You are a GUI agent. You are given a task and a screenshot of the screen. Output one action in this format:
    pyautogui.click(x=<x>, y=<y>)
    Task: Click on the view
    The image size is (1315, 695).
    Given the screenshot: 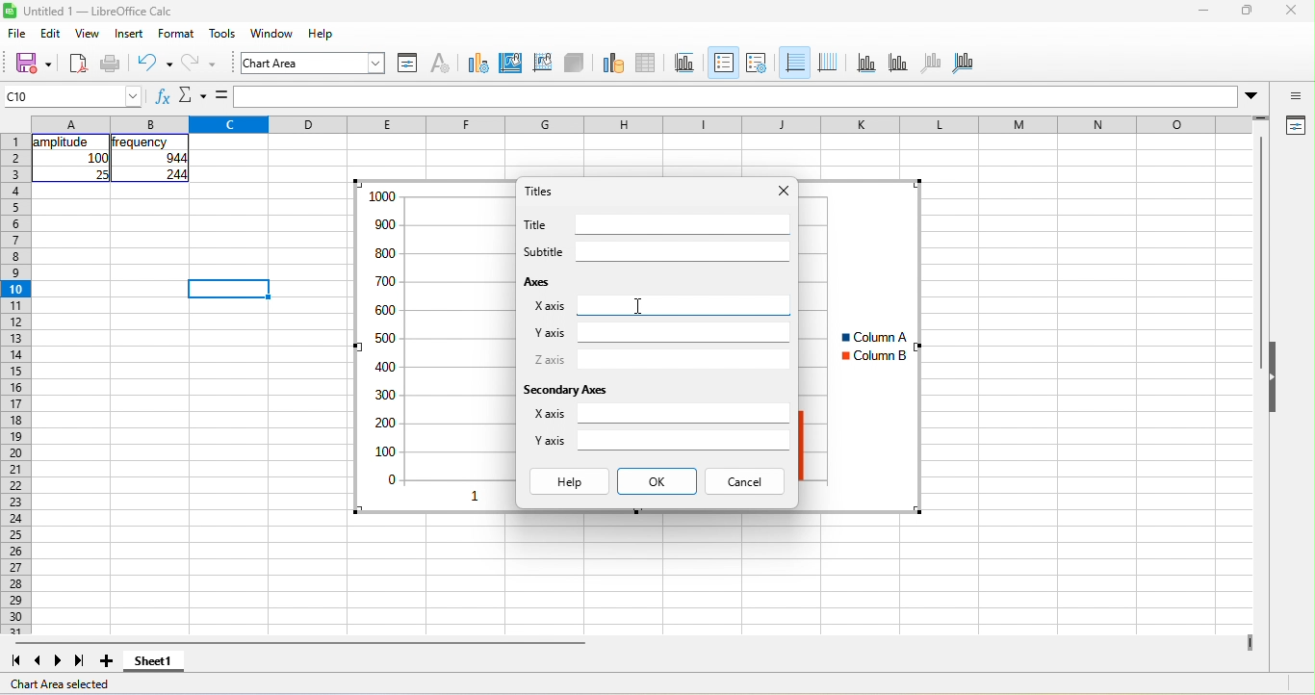 What is the action you would take?
    pyautogui.click(x=89, y=33)
    